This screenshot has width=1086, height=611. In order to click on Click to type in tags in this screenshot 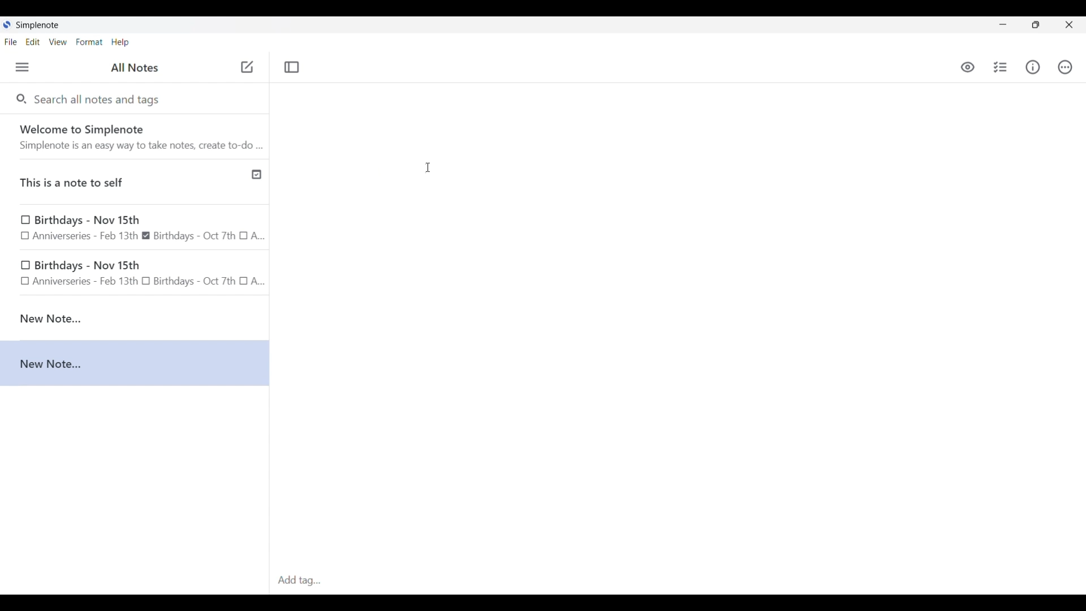, I will do `click(678, 581)`.